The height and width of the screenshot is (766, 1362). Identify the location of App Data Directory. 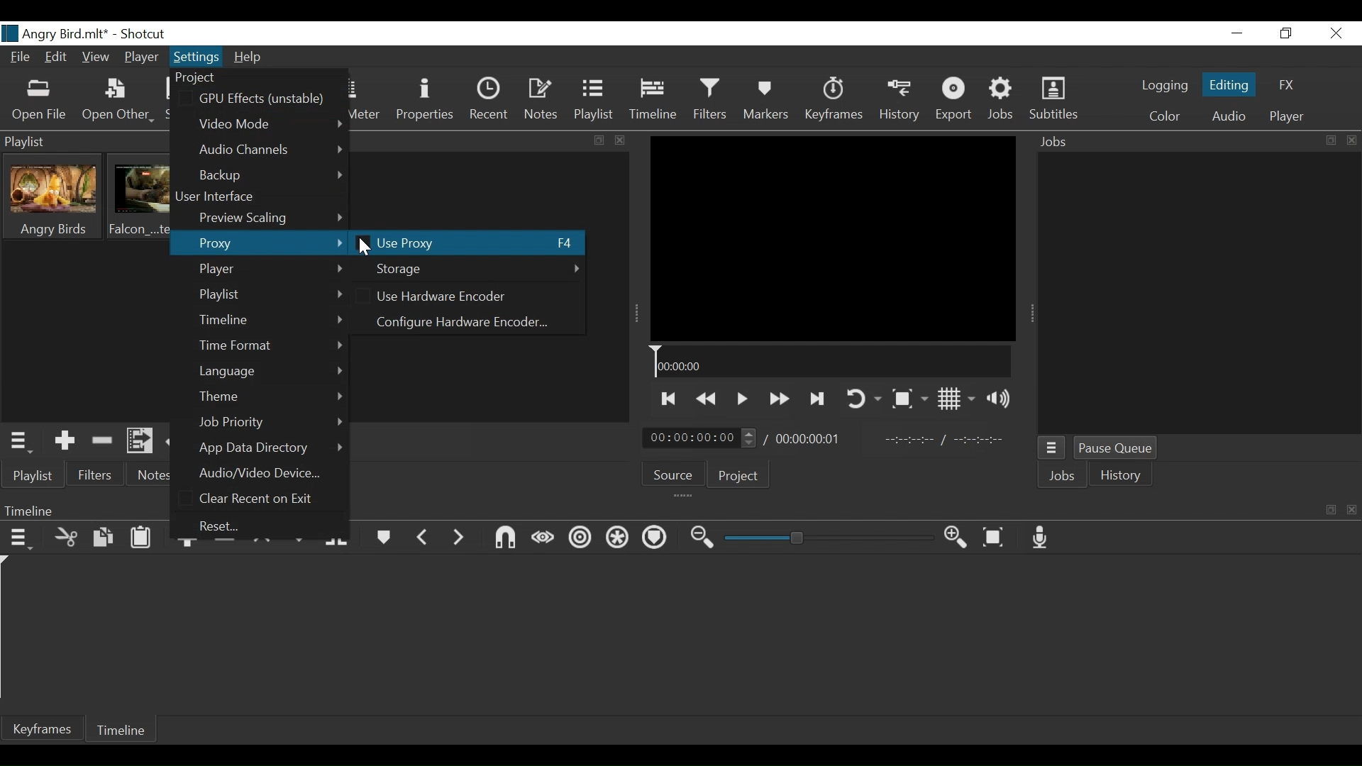
(270, 447).